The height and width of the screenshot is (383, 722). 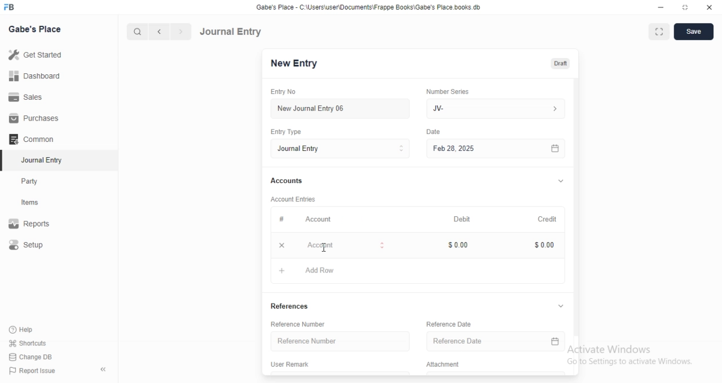 I want to click on previous, so click(x=157, y=32).